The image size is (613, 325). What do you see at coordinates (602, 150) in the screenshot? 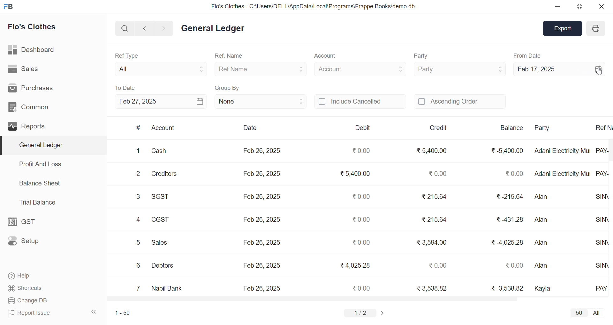
I see `PAY-` at bounding box center [602, 150].